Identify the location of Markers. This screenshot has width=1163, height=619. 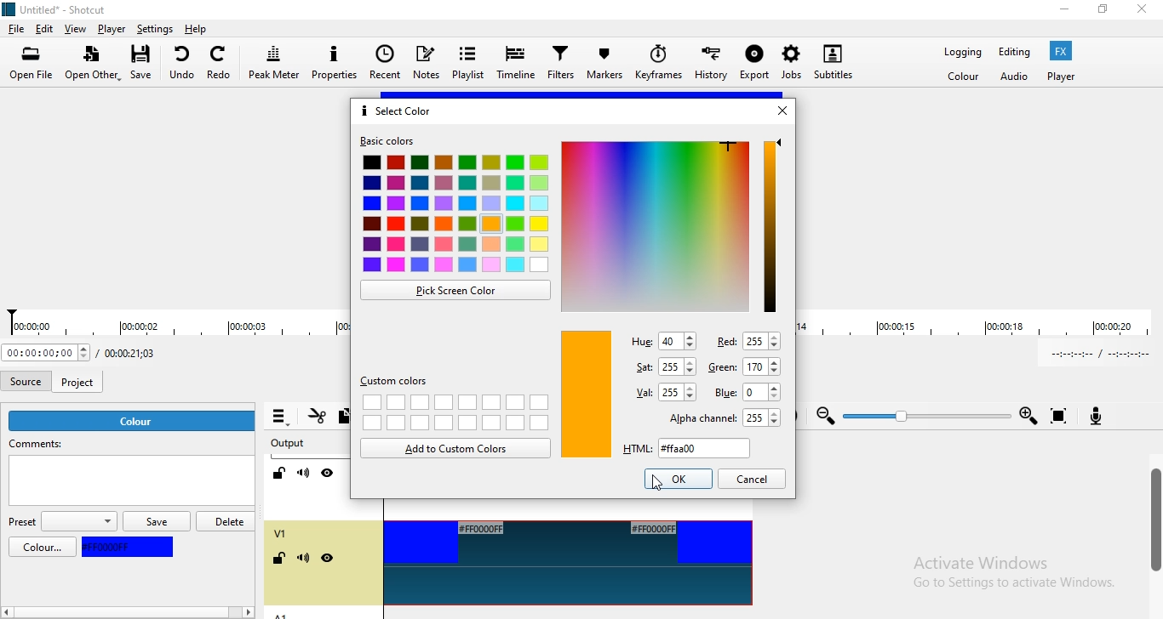
(607, 65).